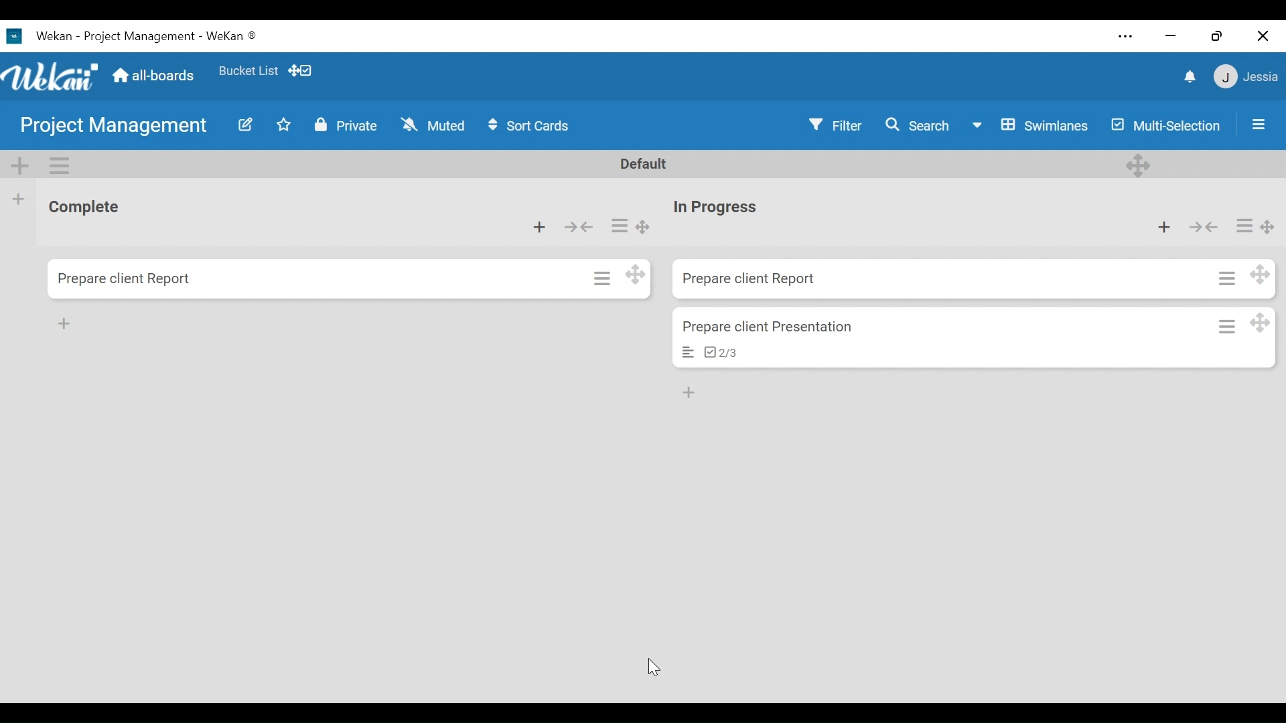 This screenshot has height=723, width=1286. What do you see at coordinates (1269, 226) in the screenshot?
I see `Desktop drag handle` at bounding box center [1269, 226].